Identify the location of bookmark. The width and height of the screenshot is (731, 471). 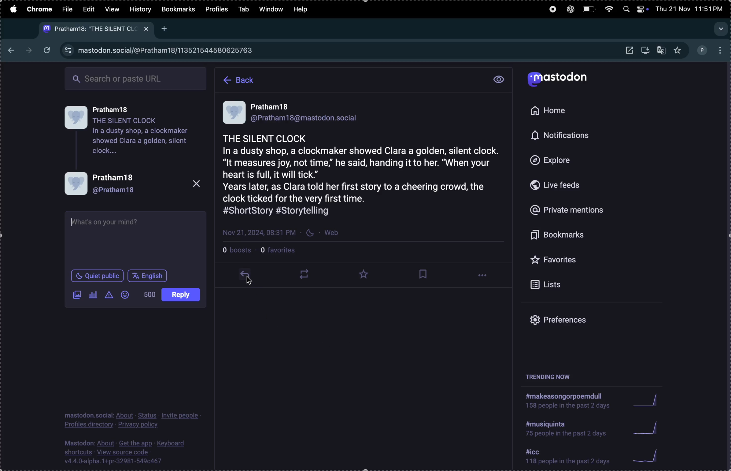
(424, 274).